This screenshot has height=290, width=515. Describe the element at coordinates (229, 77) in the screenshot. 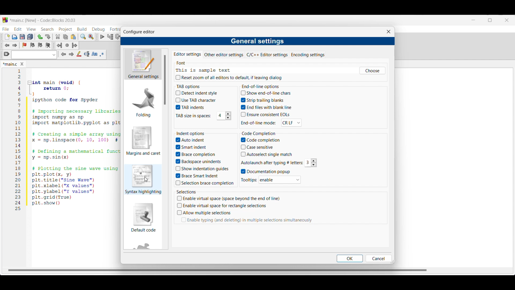

I see `Toggle to reset zoom of all editors` at that location.